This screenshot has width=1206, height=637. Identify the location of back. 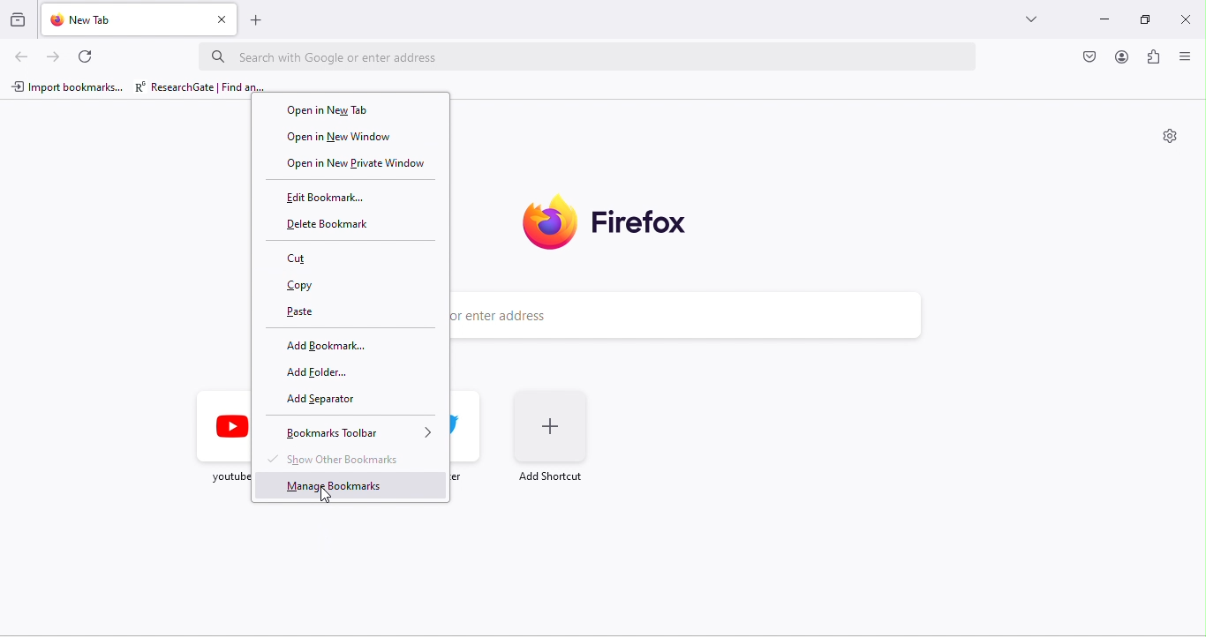
(24, 57).